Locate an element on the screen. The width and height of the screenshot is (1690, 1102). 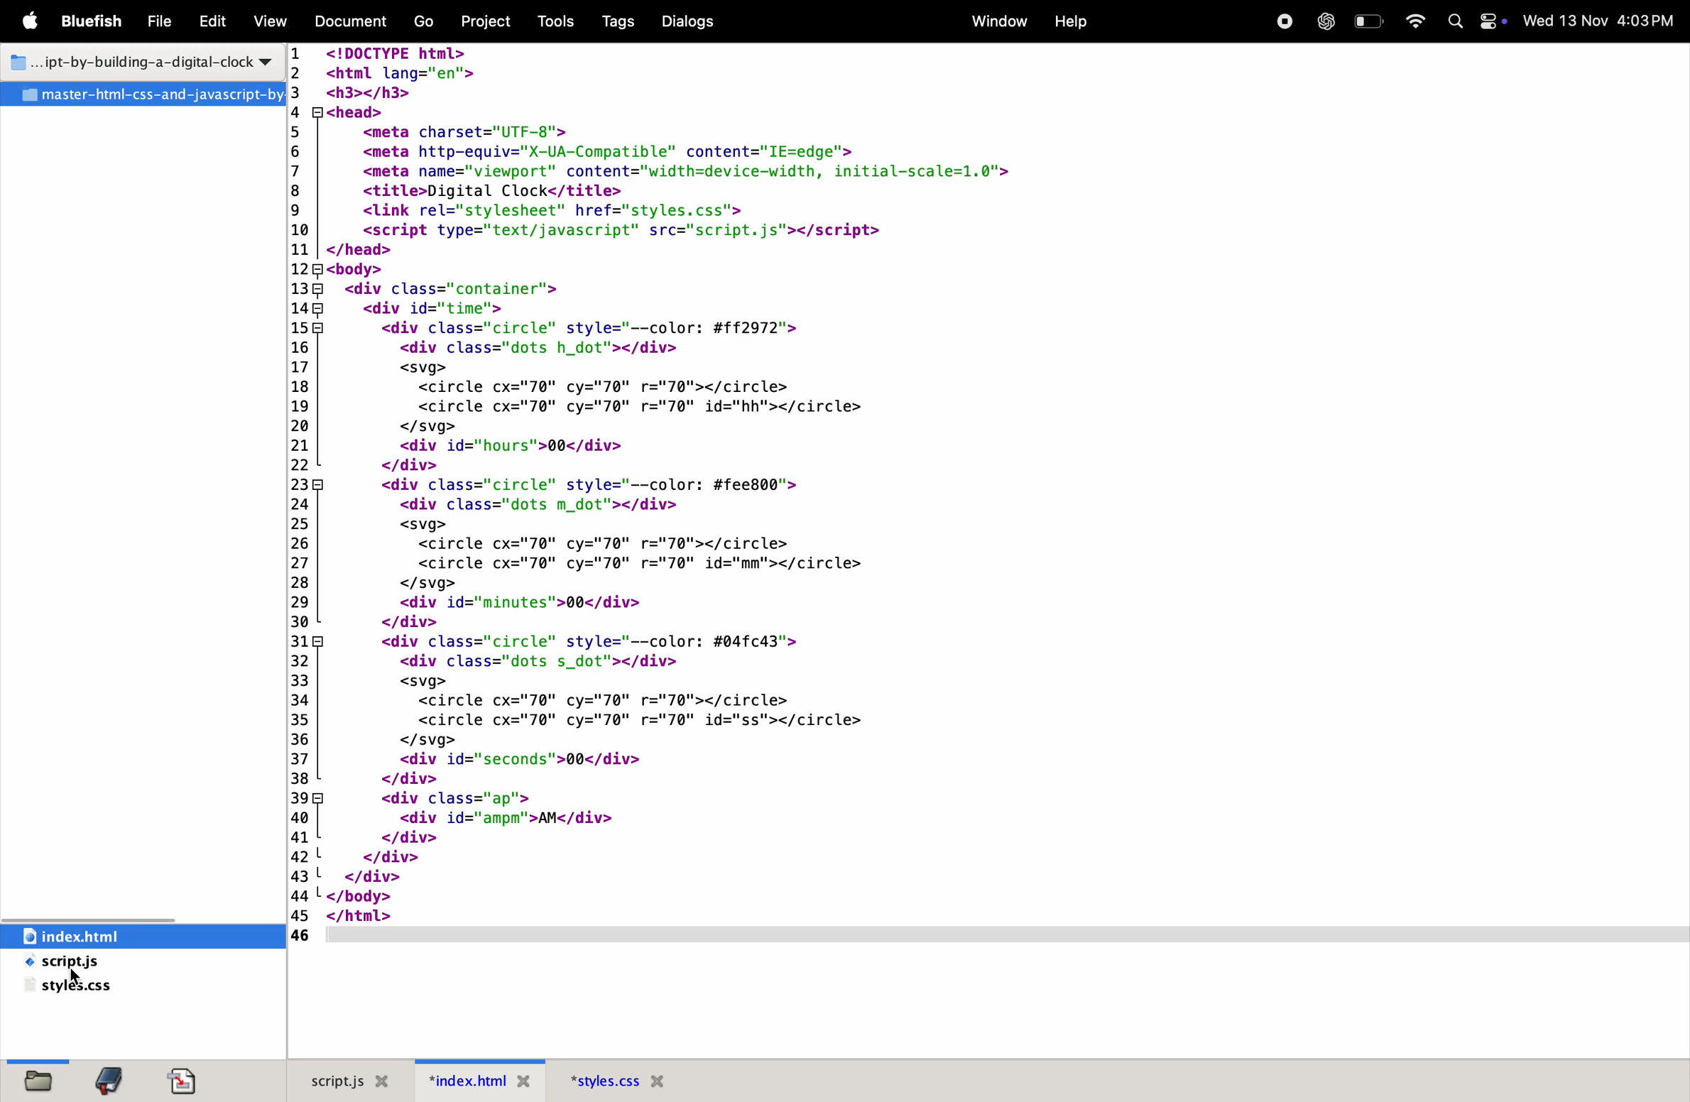
Document is located at coordinates (349, 22).